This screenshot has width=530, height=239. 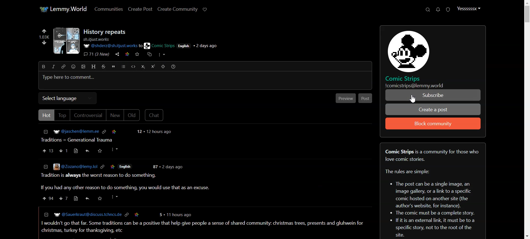 What do you see at coordinates (155, 132) in the screenshot?
I see `12 hours ago` at bounding box center [155, 132].